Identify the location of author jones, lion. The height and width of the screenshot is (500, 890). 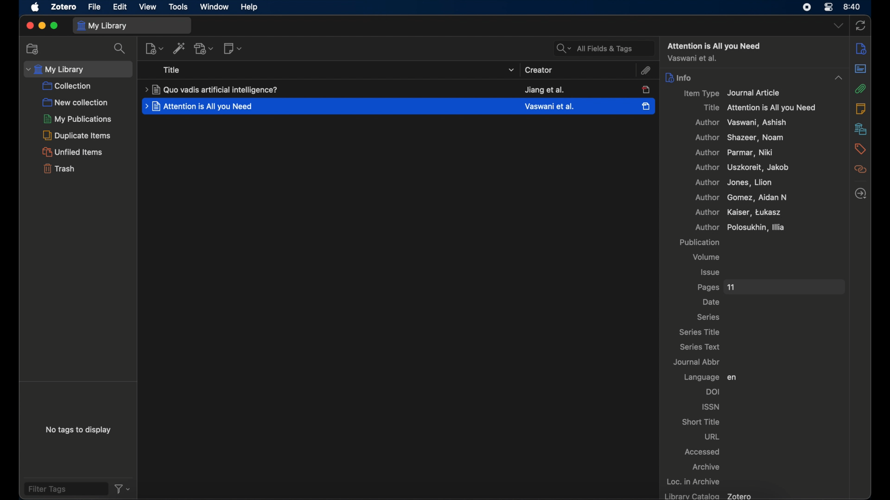
(735, 183).